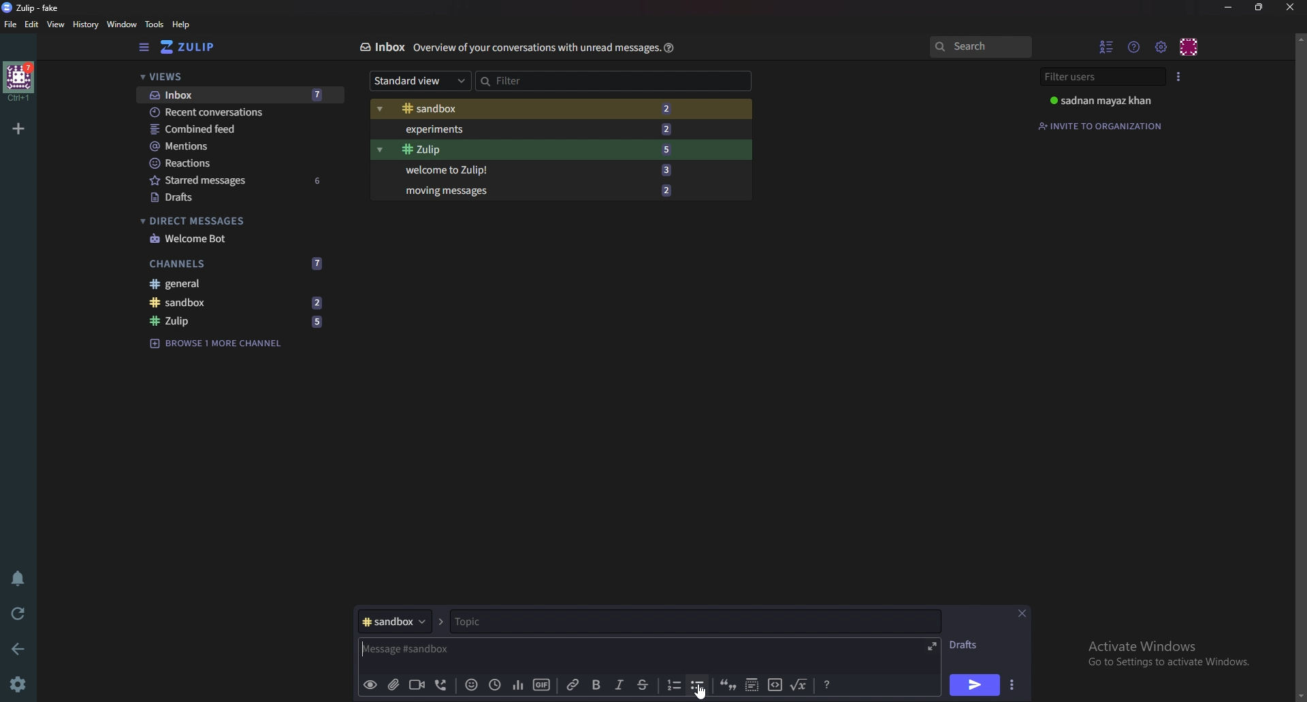 The image size is (1307, 702). Describe the element at coordinates (619, 685) in the screenshot. I see `Italic` at that location.